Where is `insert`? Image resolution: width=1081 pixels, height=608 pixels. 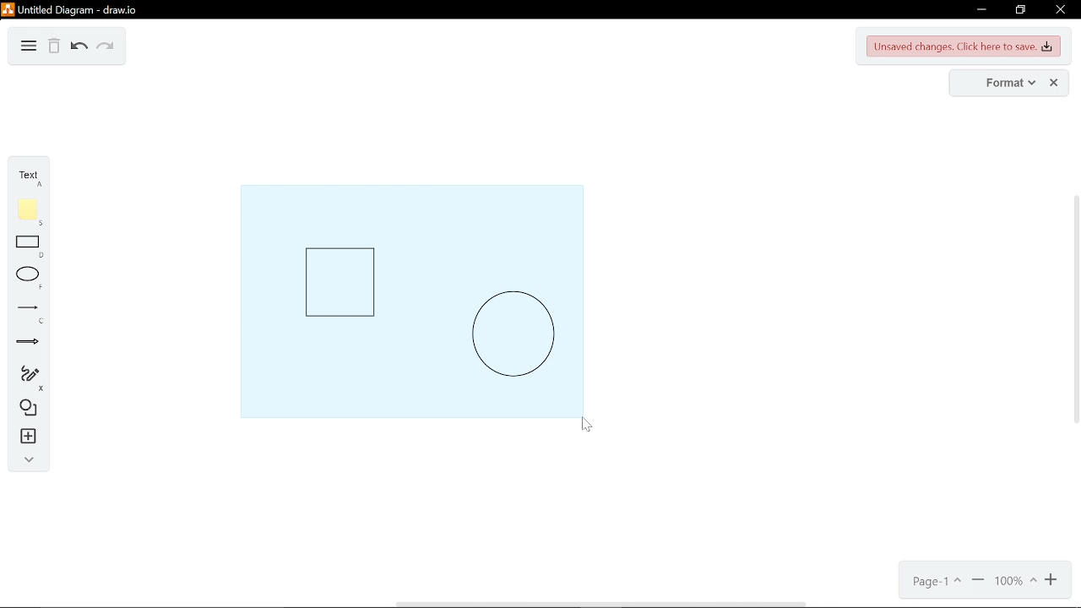 insert is located at coordinates (24, 437).